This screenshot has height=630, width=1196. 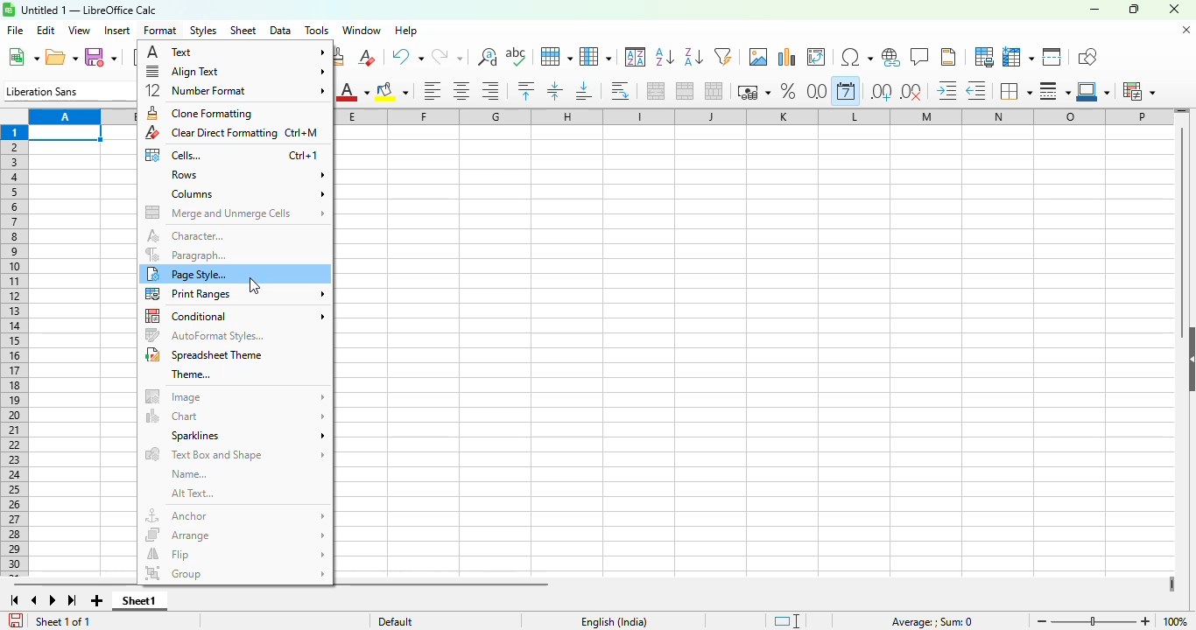 I want to click on theme, so click(x=191, y=374).